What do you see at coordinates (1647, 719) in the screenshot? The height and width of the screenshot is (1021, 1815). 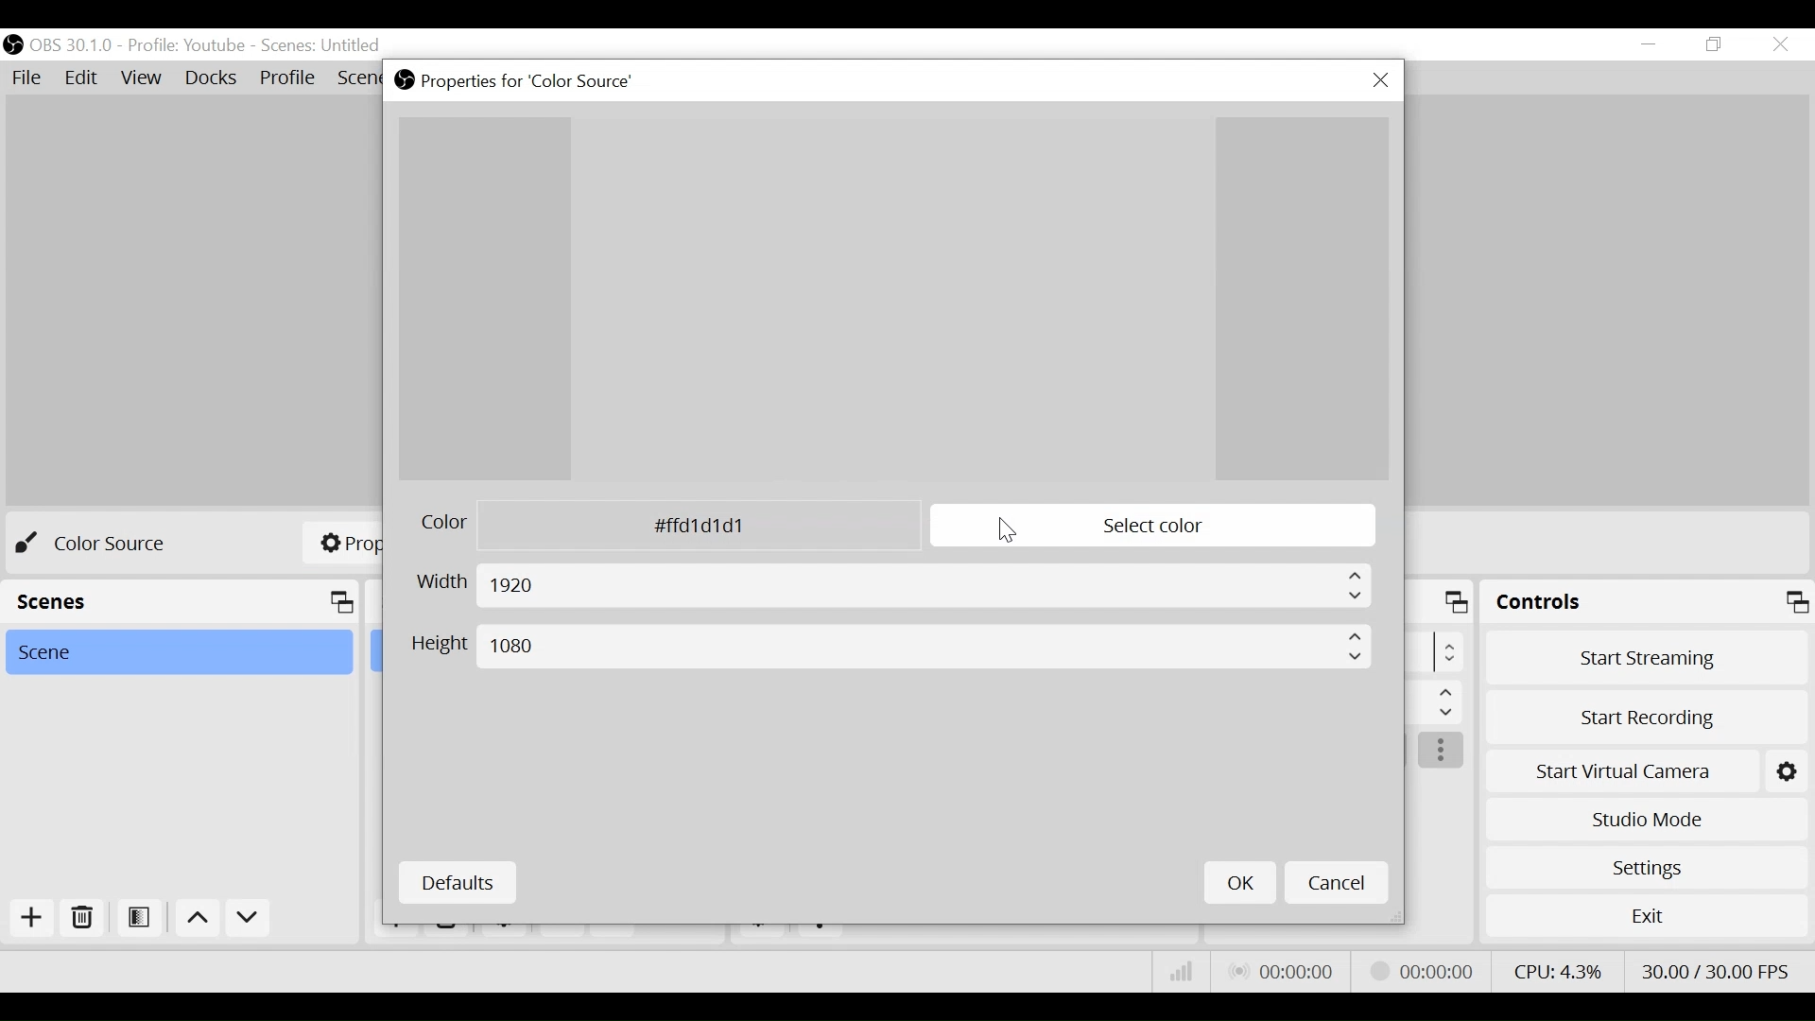 I see `Start Recording` at bounding box center [1647, 719].